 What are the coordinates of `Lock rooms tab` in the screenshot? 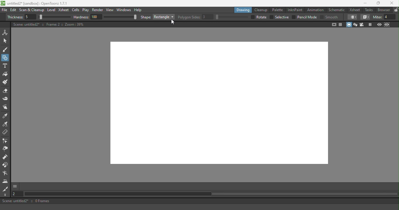 It's located at (396, 10).